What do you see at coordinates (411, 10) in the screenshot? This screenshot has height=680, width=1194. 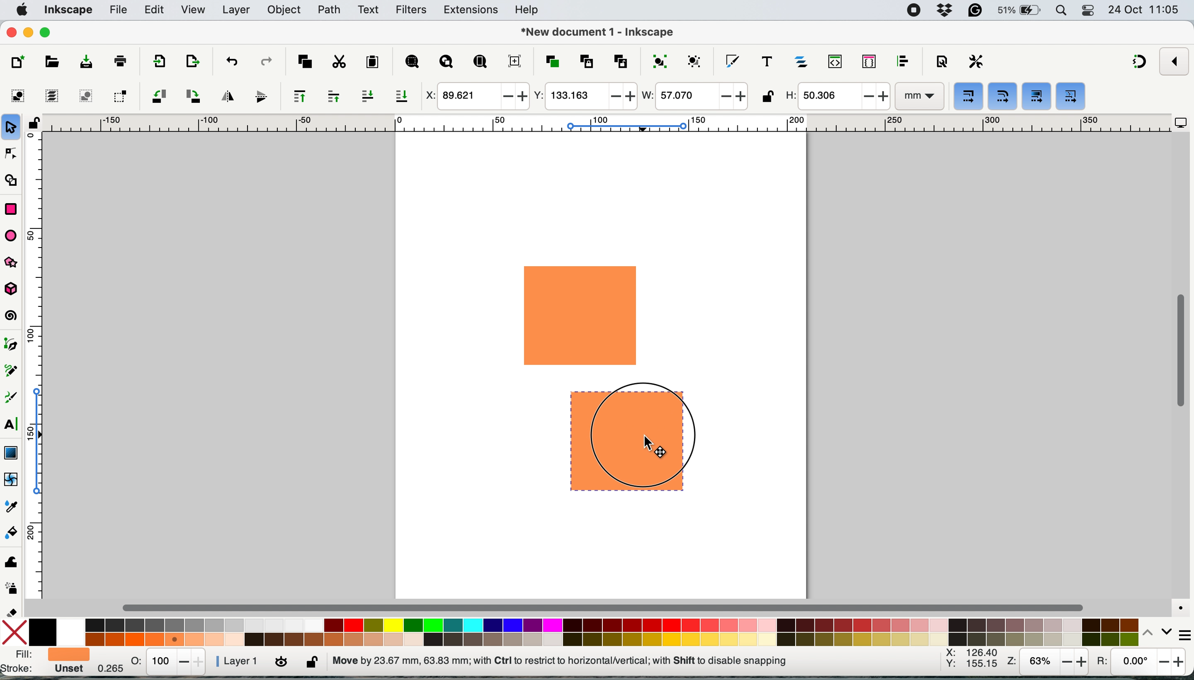 I see `filters` at bounding box center [411, 10].